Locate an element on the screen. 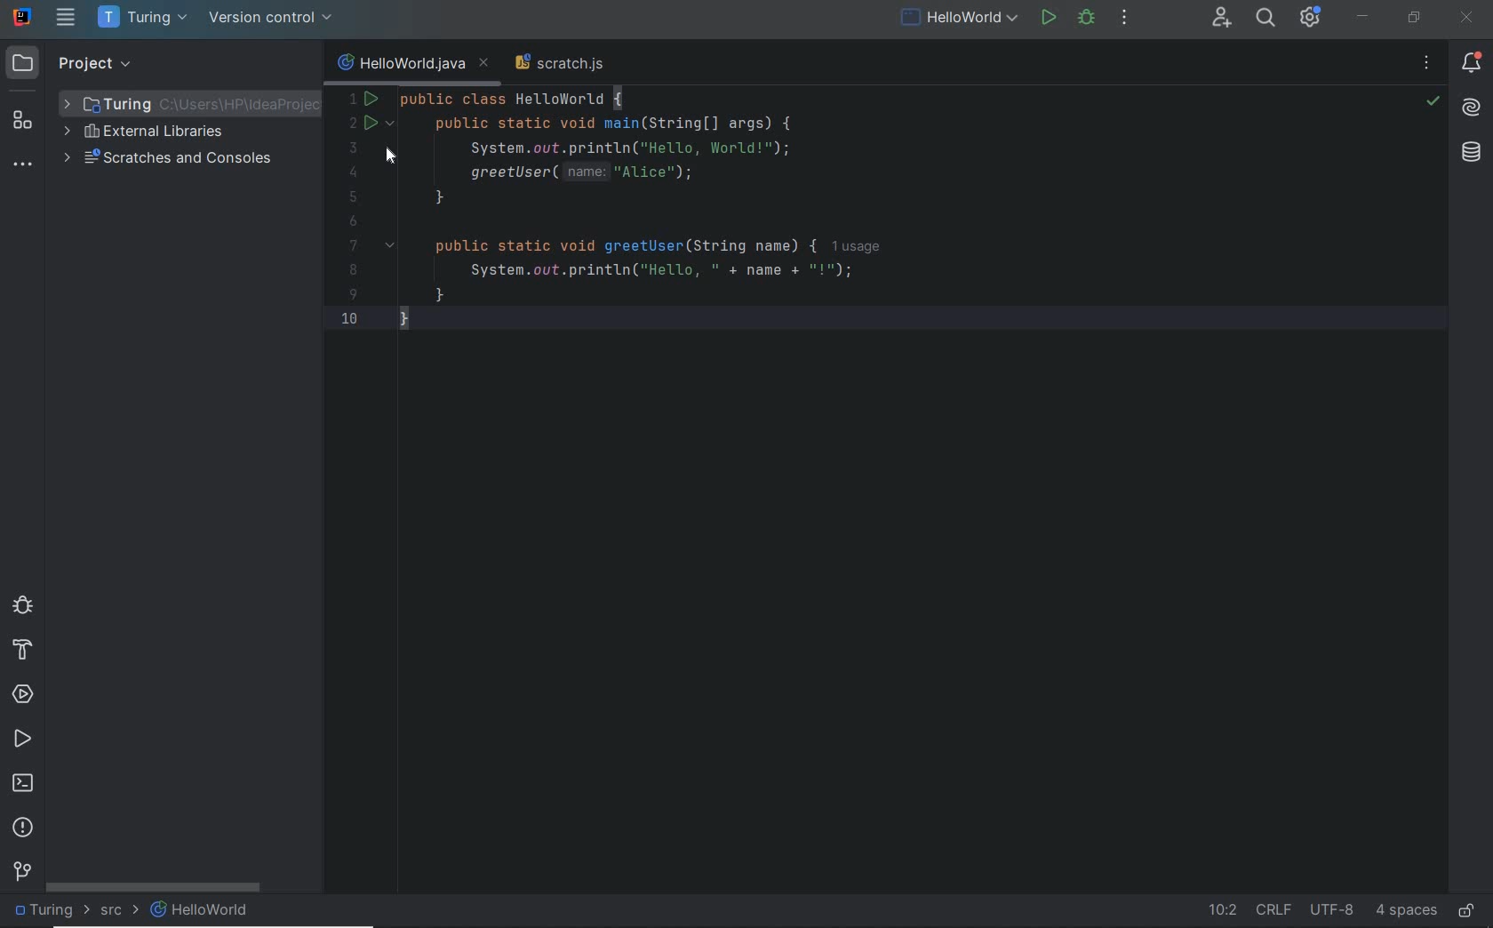  line separator is located at coordinates (1273, 911).